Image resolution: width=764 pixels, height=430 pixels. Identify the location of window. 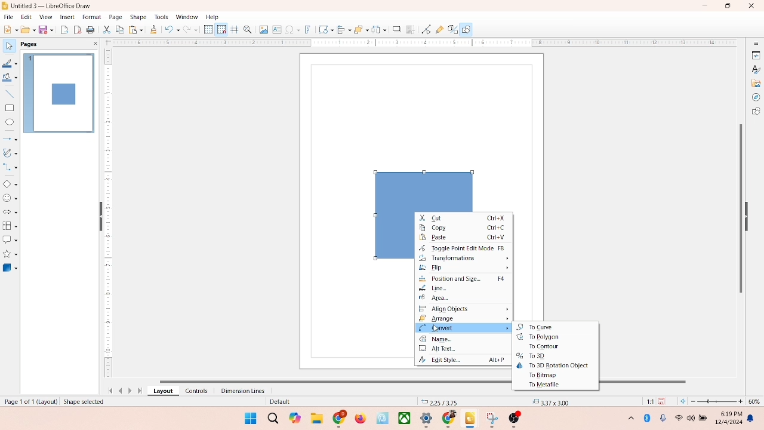
(186, 17).